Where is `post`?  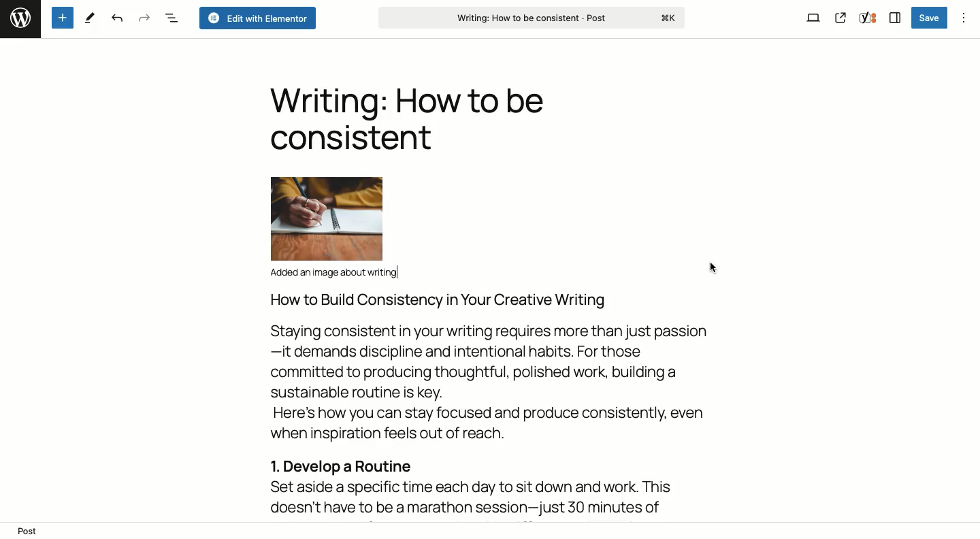
post is located at coordinates (29, 532).